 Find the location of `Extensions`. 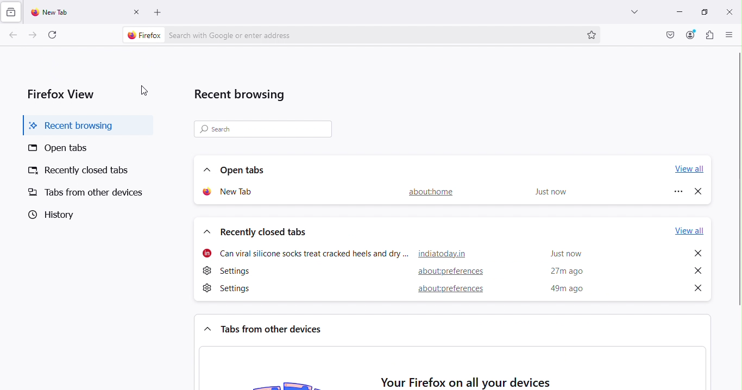

Extensions is located at coordinates (708, 35).